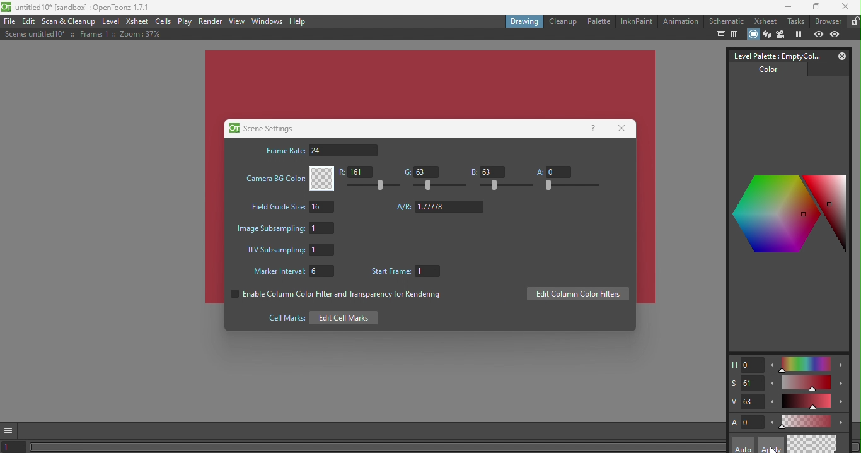  Describe the element at coordinates (598, 21) in the screenshot. I see `Palette` at that location.